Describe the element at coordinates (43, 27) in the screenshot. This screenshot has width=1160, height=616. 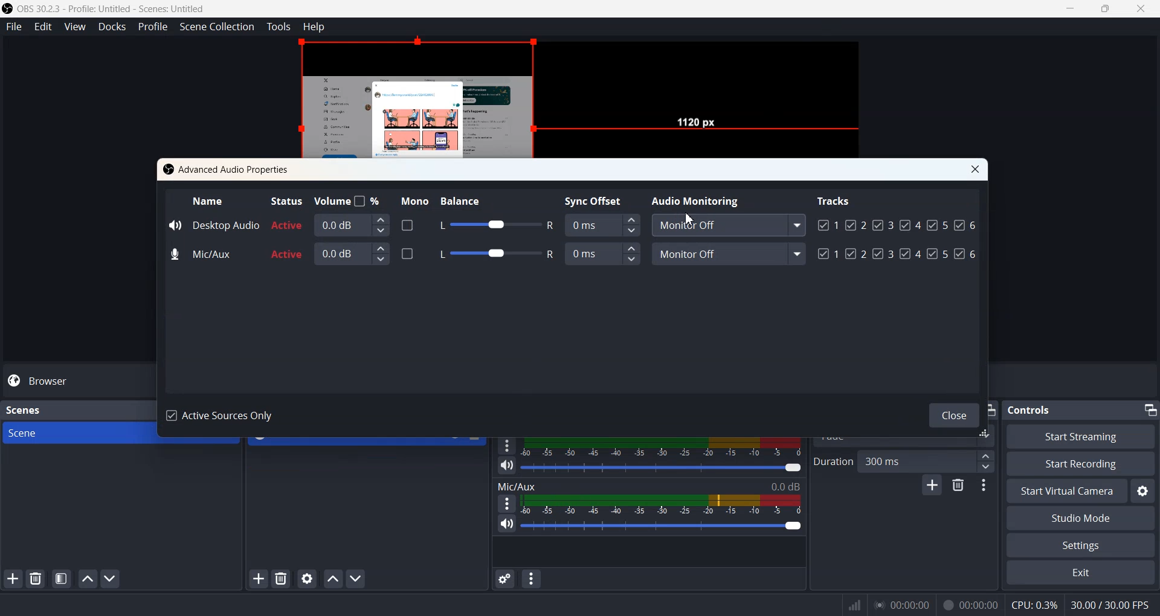
I see `Edit` at that location.